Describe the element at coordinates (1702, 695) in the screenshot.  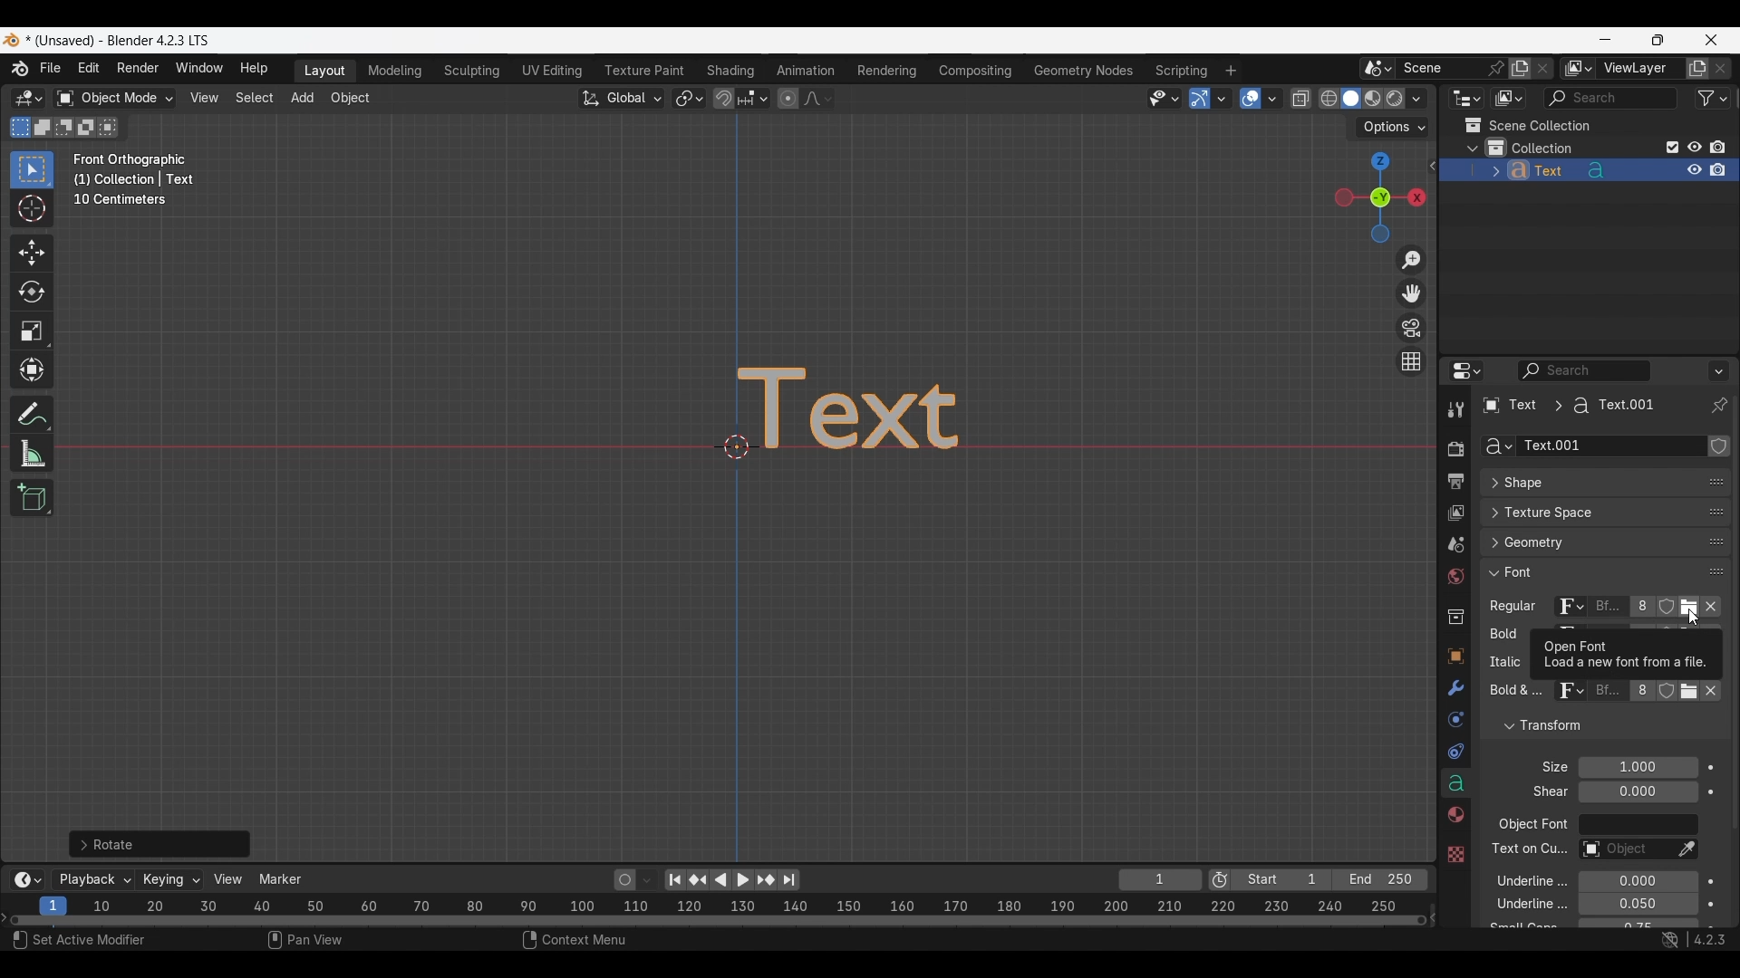
I see `unlink respective attribute` at that location.